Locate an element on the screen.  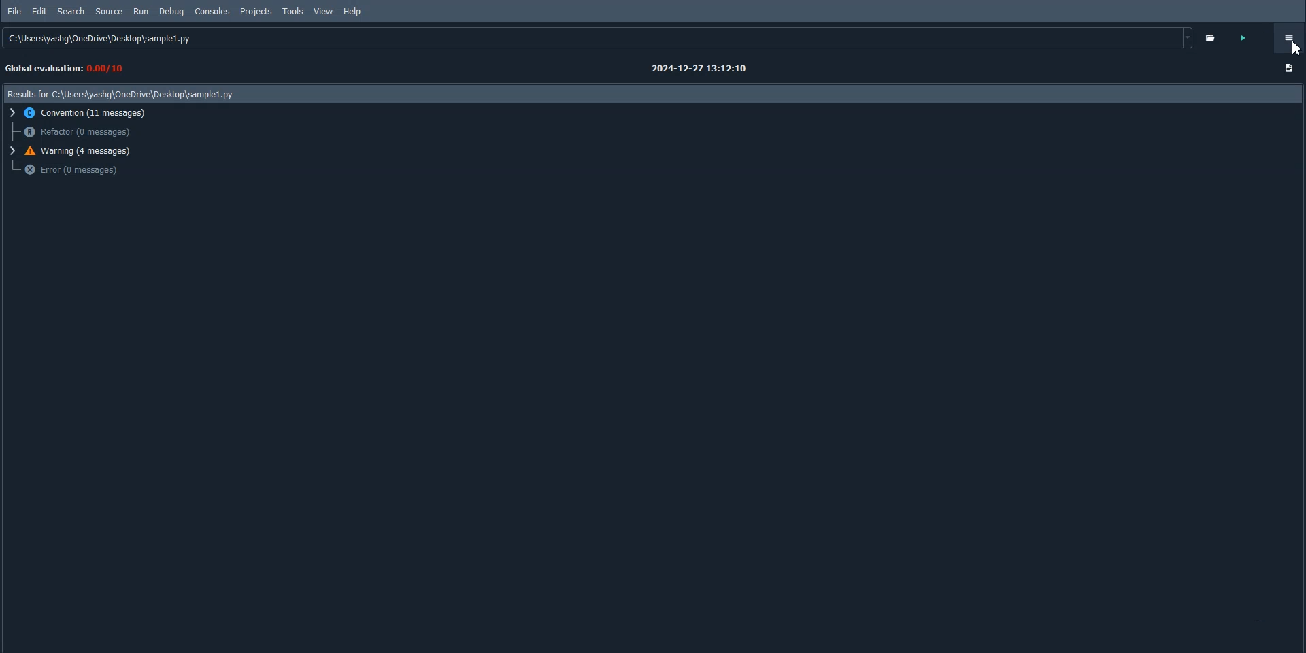
Search is located at coordinates (71, 11).